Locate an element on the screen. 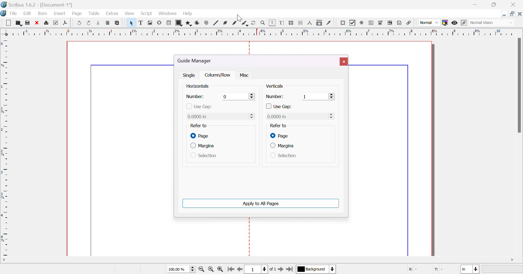 This screenshot has height=274, width=523. PDF list box is located at coordinates (391, 23).